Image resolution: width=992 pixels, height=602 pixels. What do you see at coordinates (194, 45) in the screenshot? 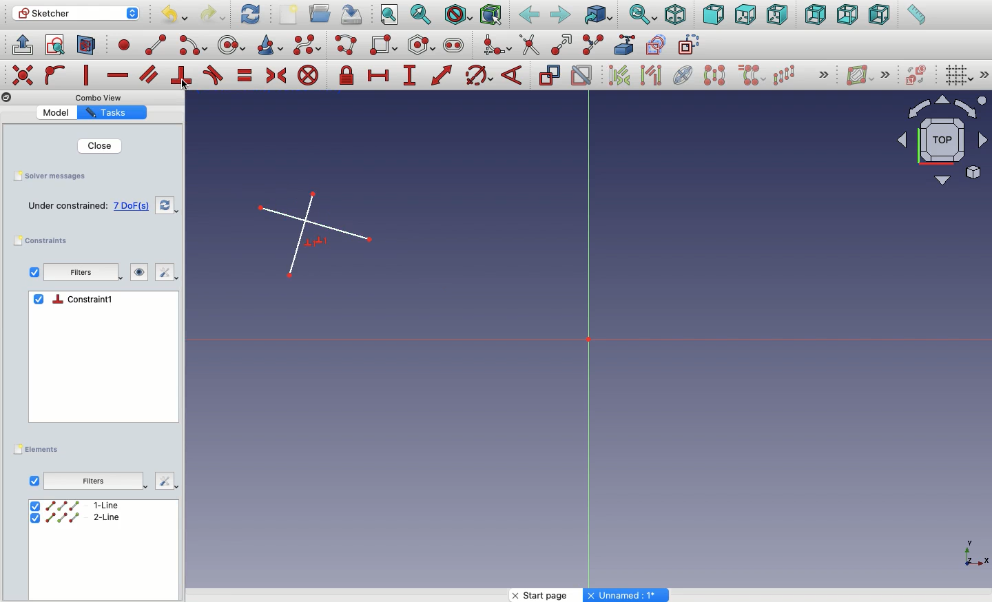
I see `arc` at bounding box center [194, 45].